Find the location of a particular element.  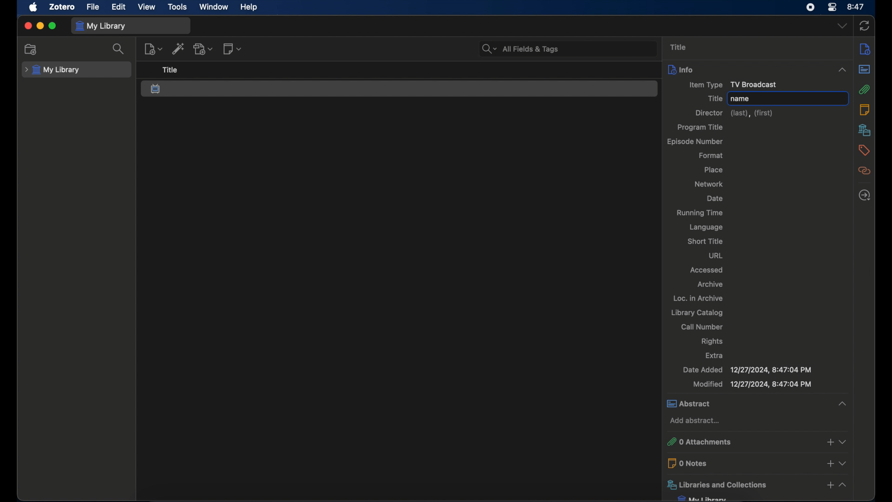

archive is located at coordinates (711, 284).